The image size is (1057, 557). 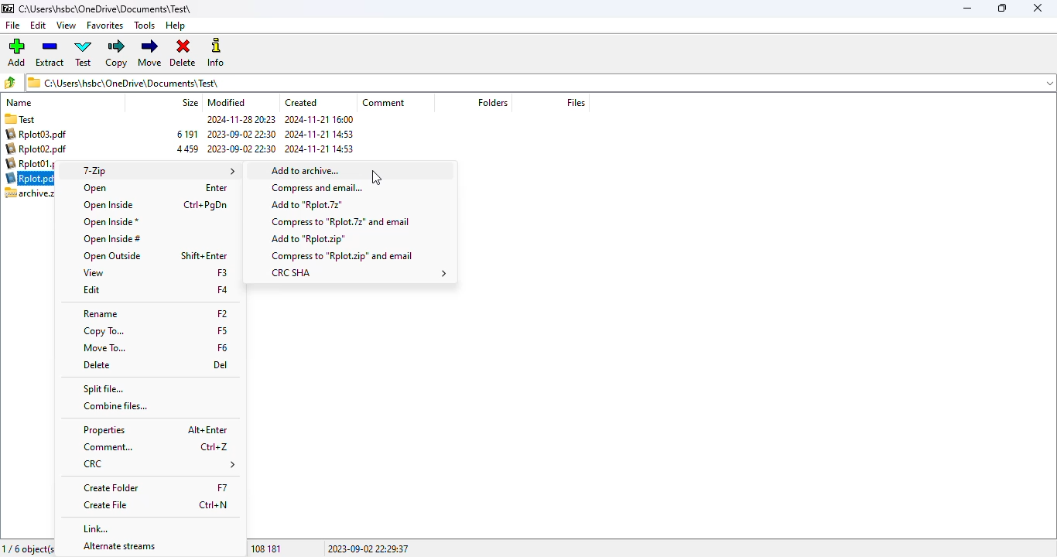 I want to click on open outside, so click(x=114, y=257).